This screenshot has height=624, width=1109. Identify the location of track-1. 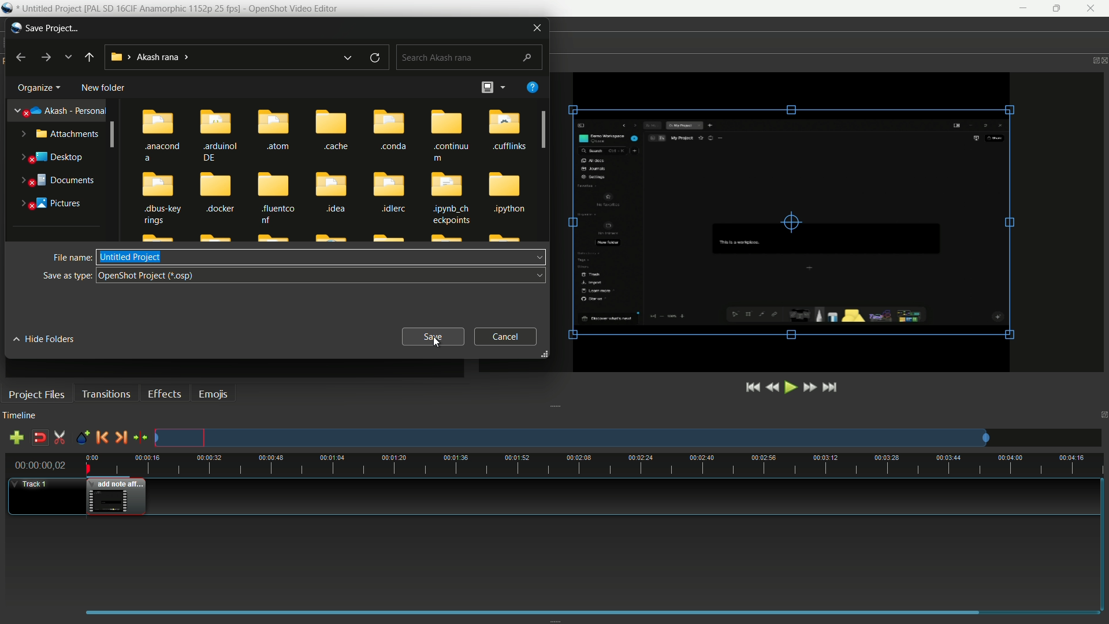
(34, 483).